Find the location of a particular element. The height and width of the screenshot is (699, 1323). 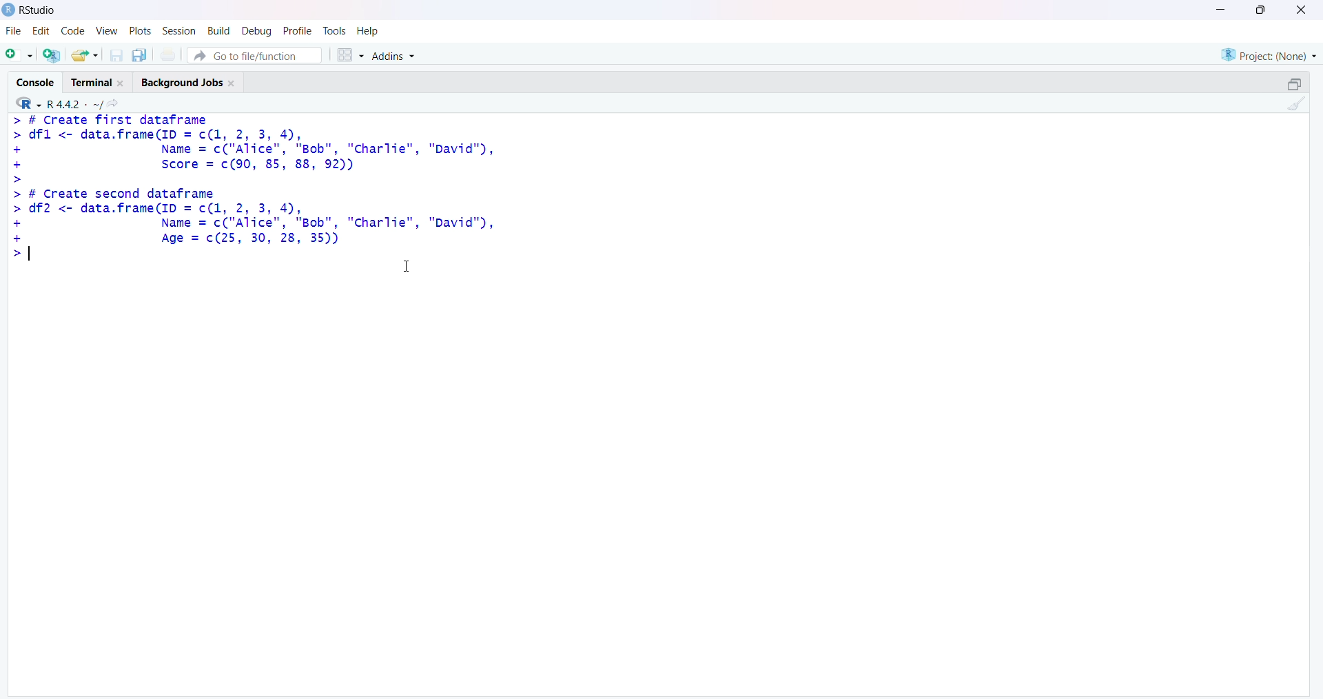

cursor is located at coordinates (407, 267).